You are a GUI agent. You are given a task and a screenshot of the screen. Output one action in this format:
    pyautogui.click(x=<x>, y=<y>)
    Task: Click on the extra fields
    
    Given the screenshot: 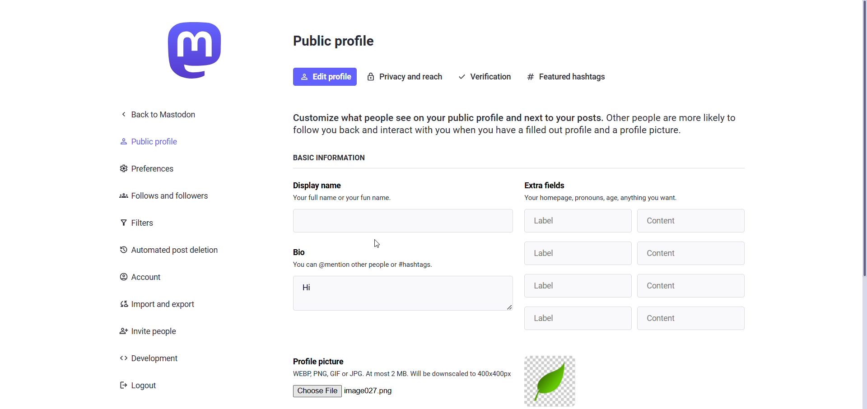 What is the action you would take?
    pyautogui.click(x=548, y=183)
    